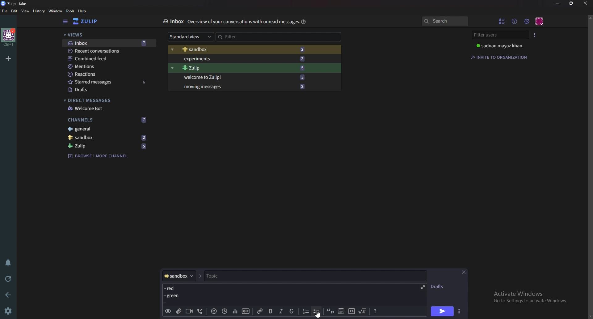 This screenshot has height=319, width=593. Describe the element at coordinates (501, 35) in the screenshot. I see `Filter users` at that location.